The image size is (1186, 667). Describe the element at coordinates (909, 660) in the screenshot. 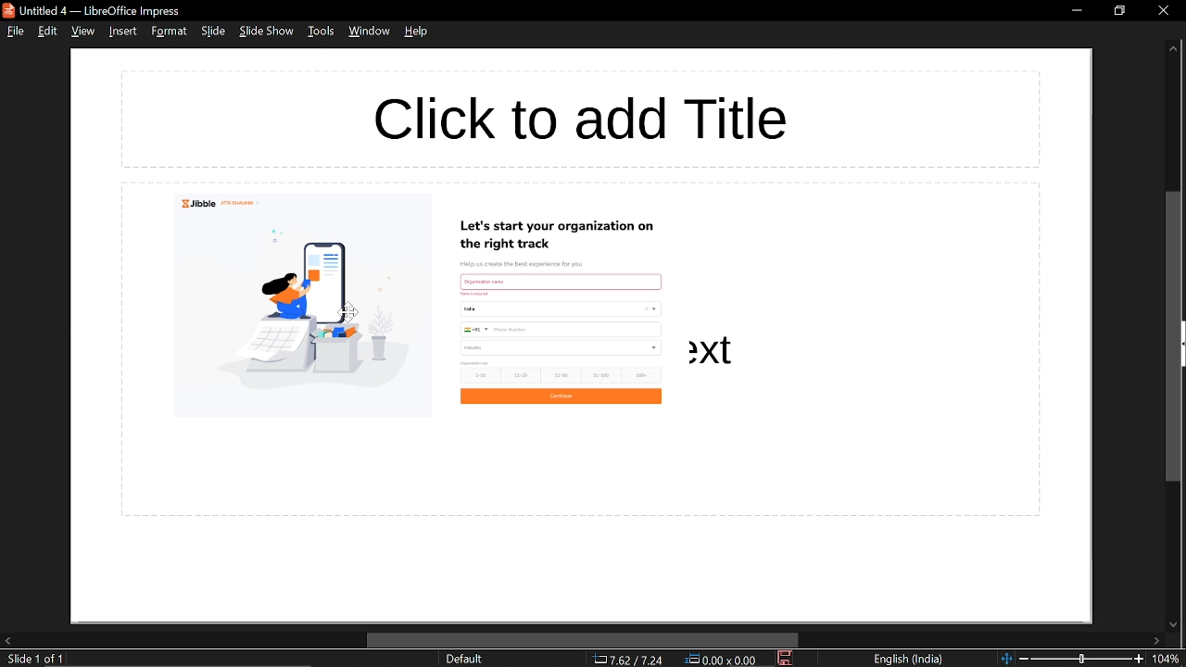

I see `language` at that location.